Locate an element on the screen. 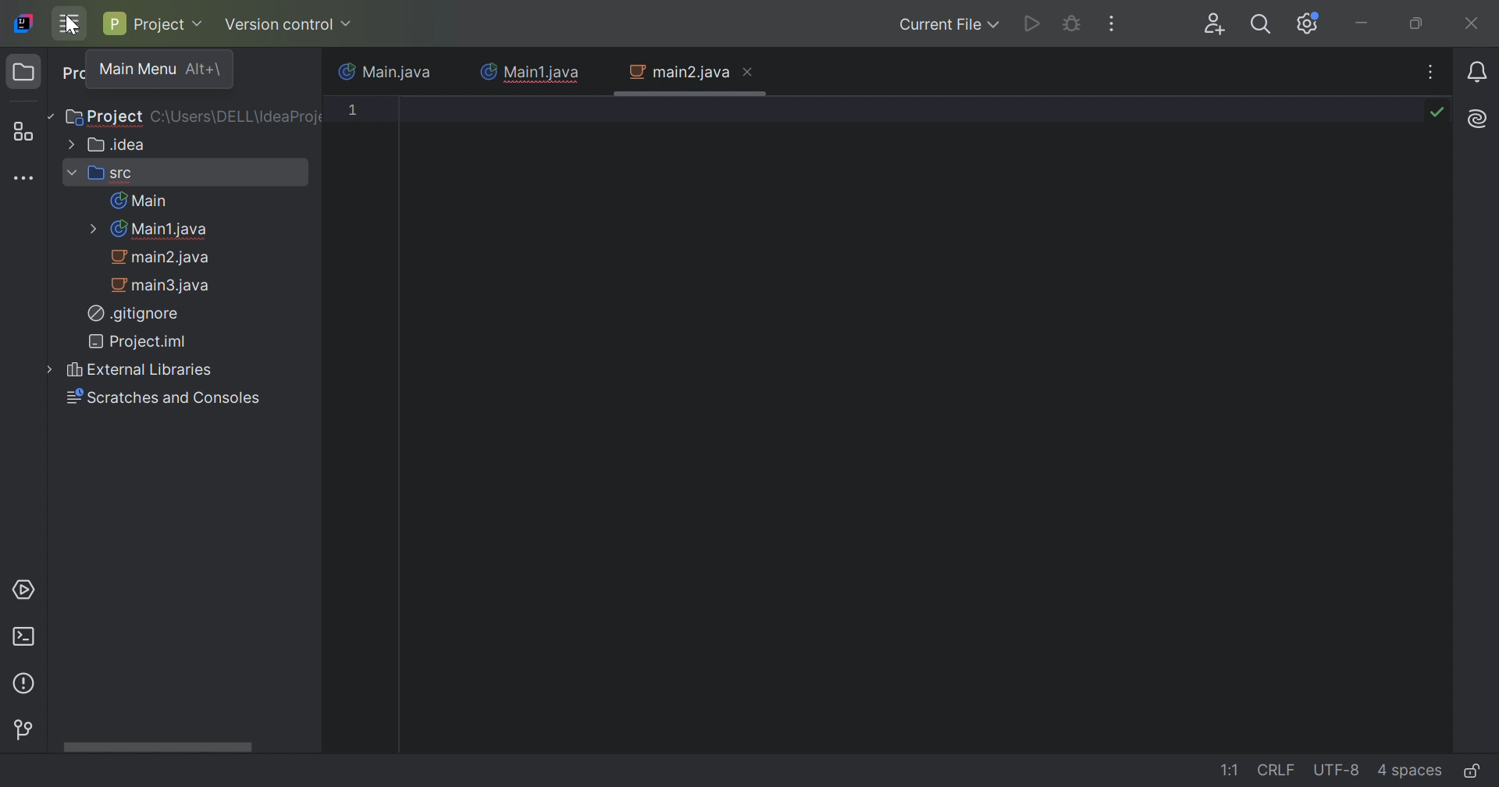 Image resolution: width=1499 pixels, height=787 pixels. Services is located at coordinates (27, 589).